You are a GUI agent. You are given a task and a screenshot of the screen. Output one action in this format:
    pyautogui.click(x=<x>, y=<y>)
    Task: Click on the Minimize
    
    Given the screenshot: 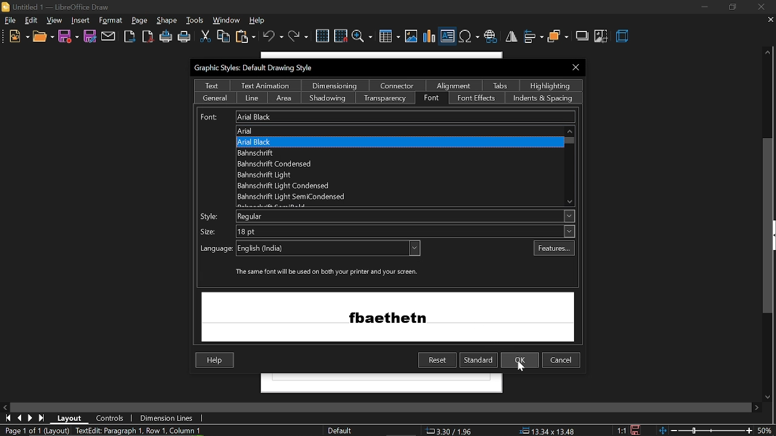 What is the action you would take?
    pyautogui.click(x=704, y=7)
    